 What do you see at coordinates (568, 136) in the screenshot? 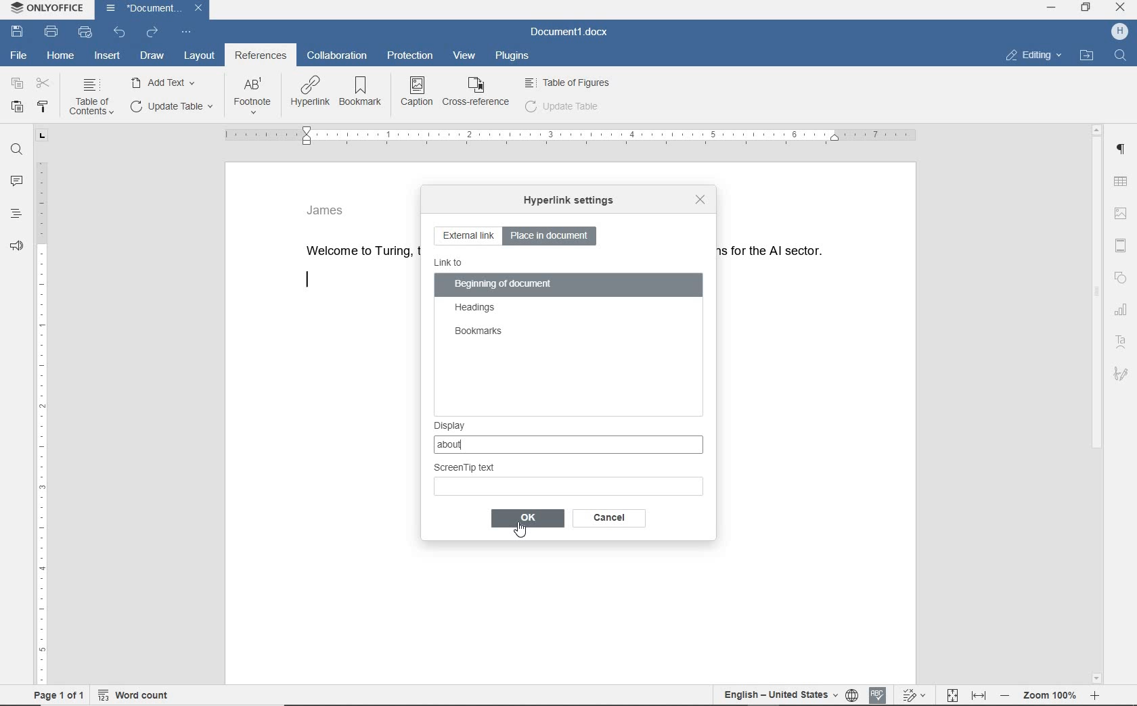
I see `ruler` at bounding box center [568, 136].